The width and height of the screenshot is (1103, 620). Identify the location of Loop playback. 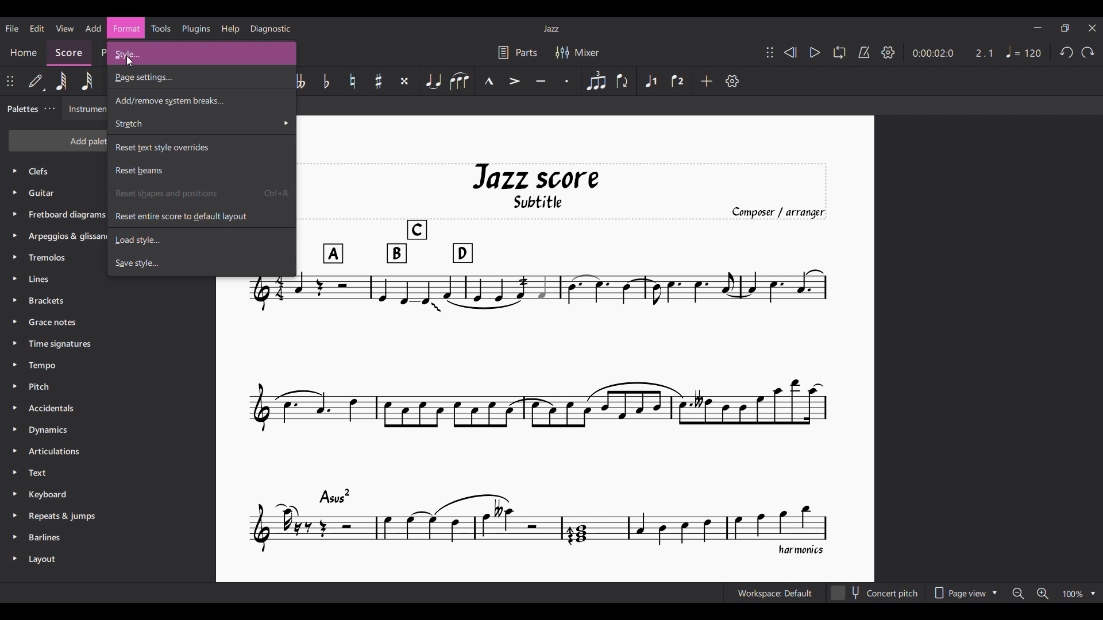
(839, 52).